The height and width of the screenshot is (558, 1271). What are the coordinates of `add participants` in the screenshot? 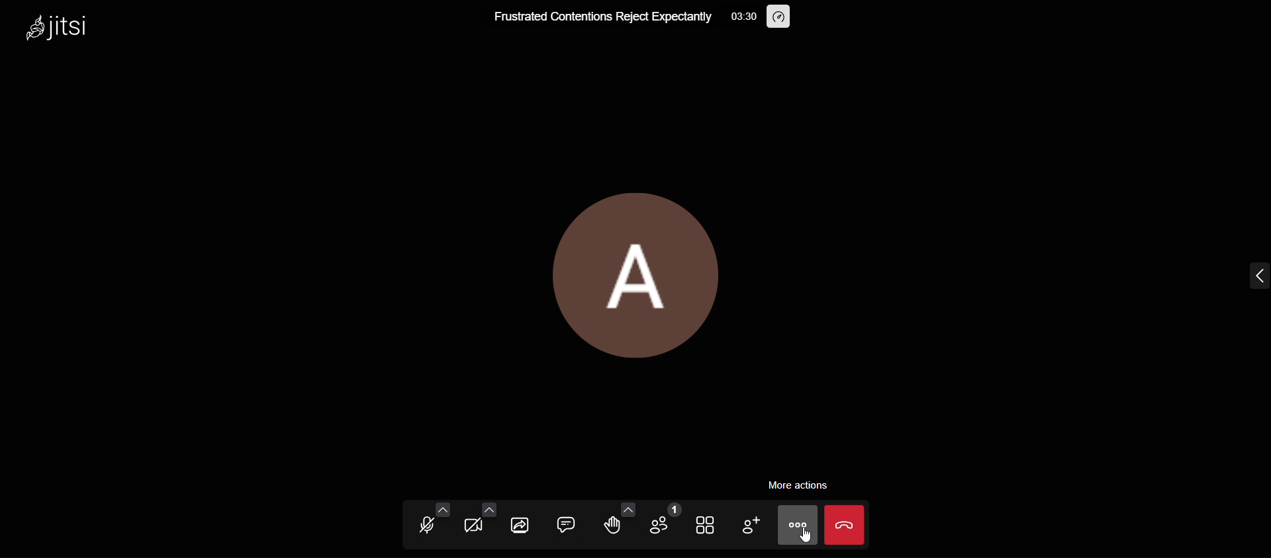 It's located at (747, 523).